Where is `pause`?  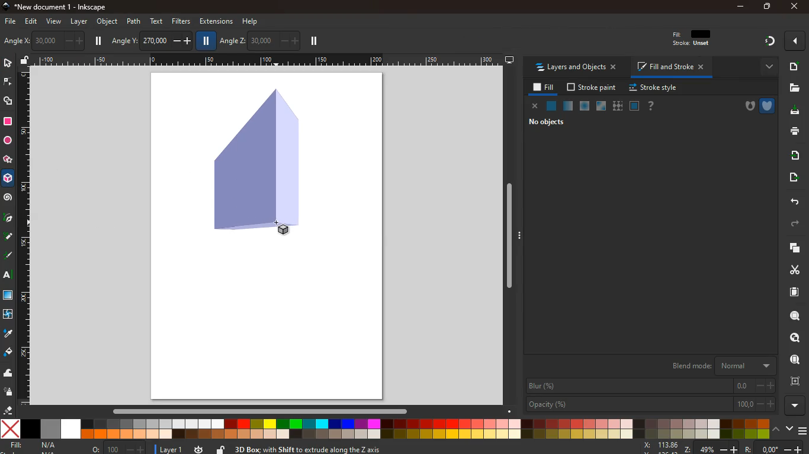 pause is located at coordinates (99, 41).